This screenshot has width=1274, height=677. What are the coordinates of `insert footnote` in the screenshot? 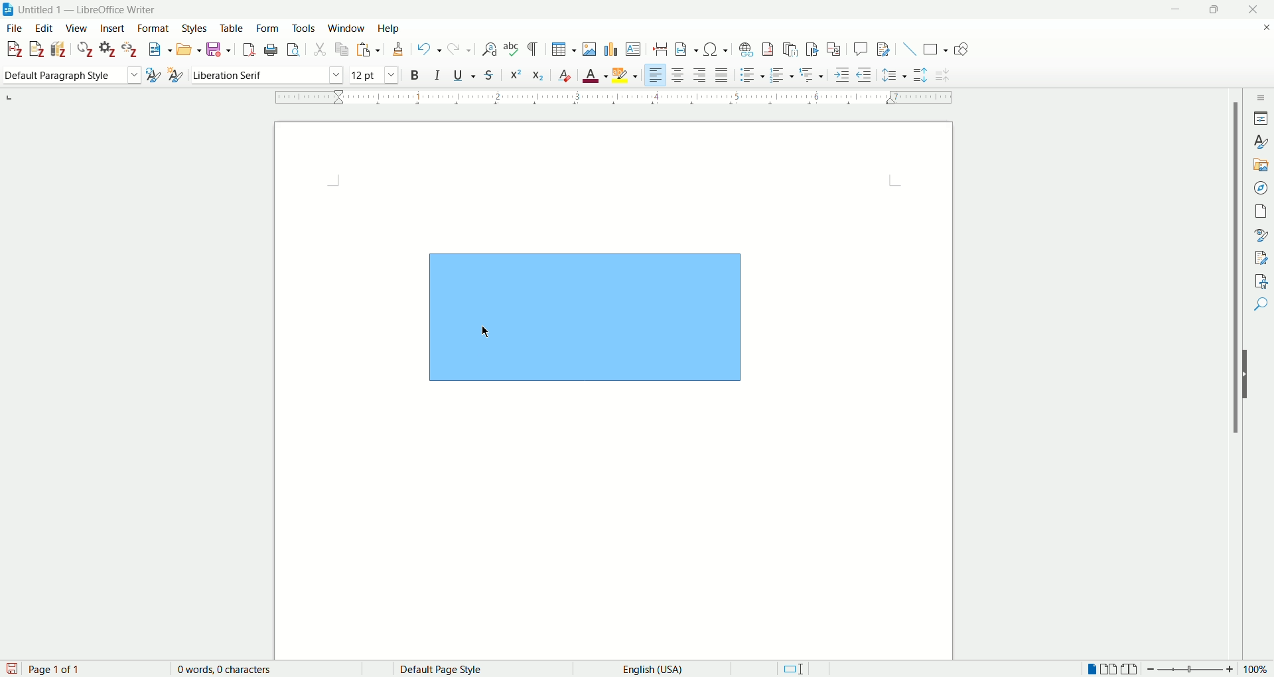 It's located at (769, 49).